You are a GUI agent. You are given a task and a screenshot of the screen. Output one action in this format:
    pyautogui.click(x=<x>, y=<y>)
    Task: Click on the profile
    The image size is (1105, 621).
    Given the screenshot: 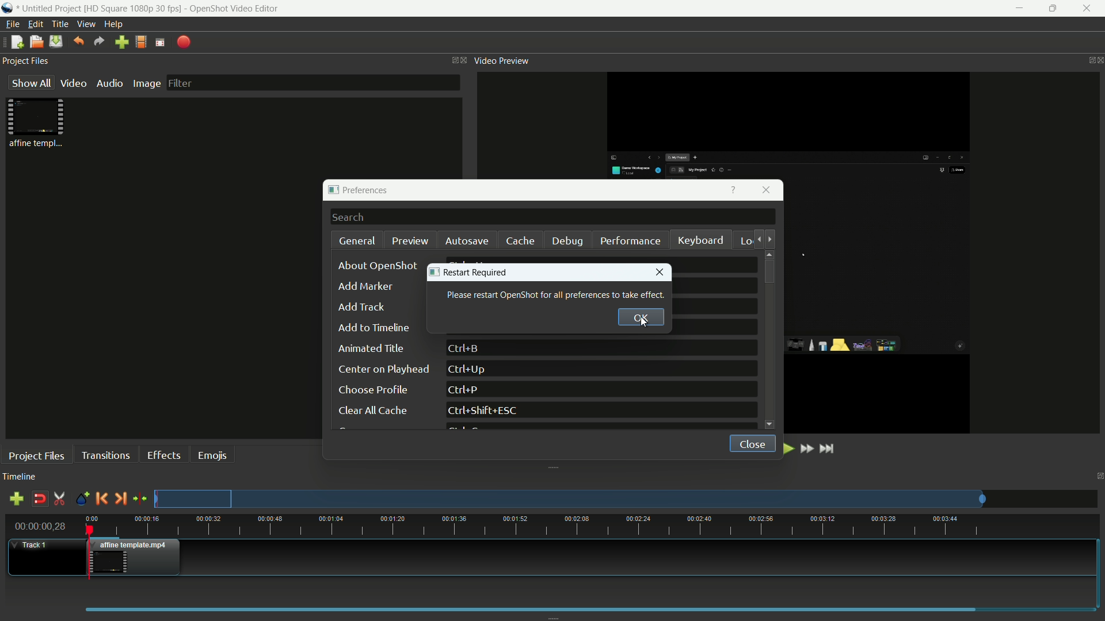 What is the action you would take?
    pyautogui.click(x=134, y=8)
    